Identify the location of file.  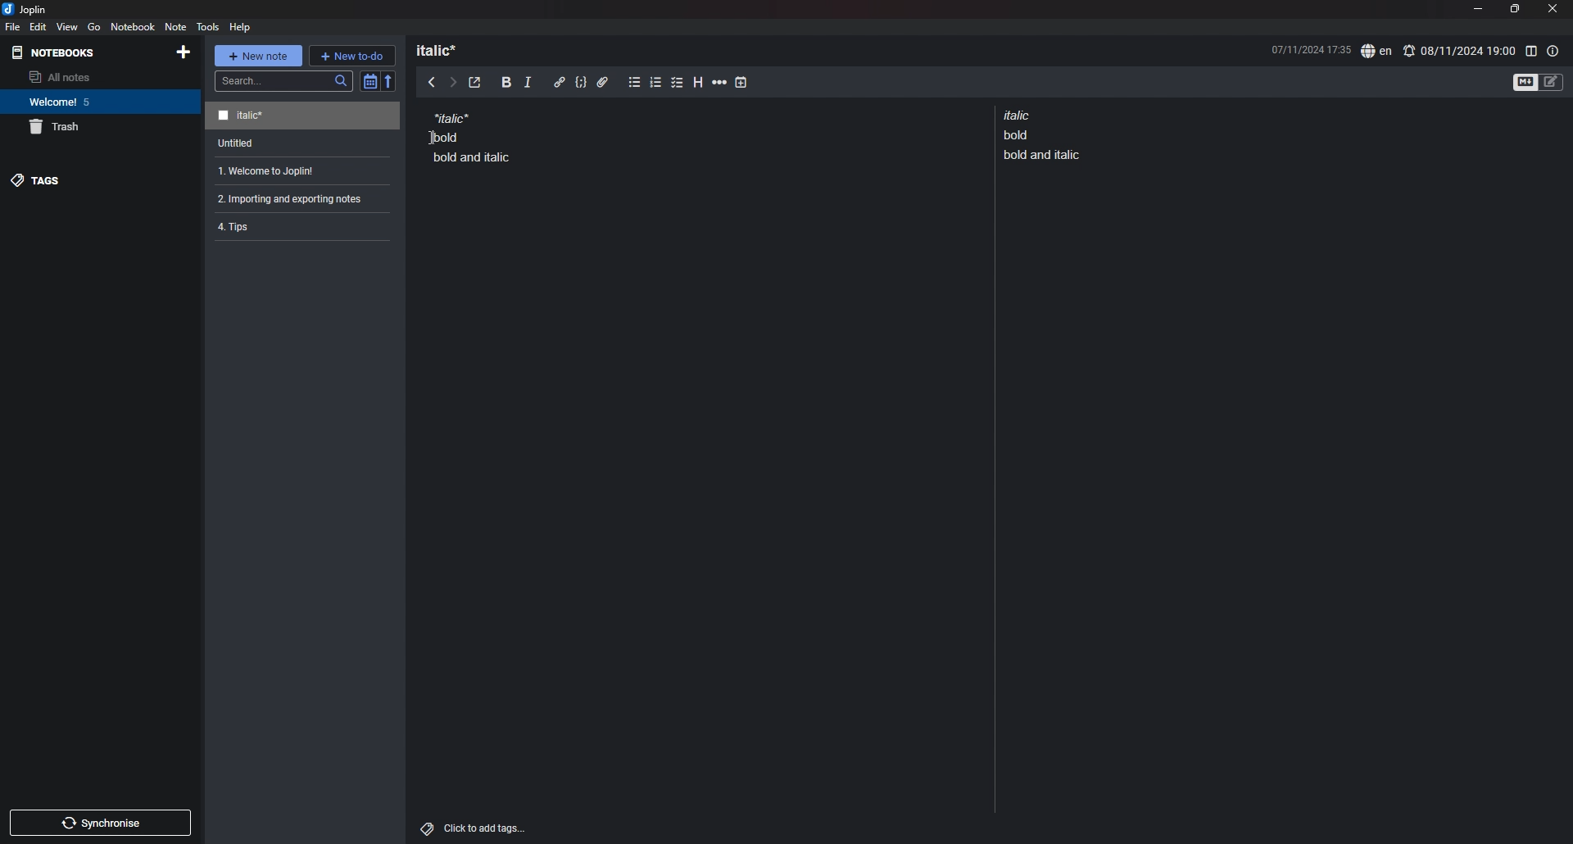
(13, 26).